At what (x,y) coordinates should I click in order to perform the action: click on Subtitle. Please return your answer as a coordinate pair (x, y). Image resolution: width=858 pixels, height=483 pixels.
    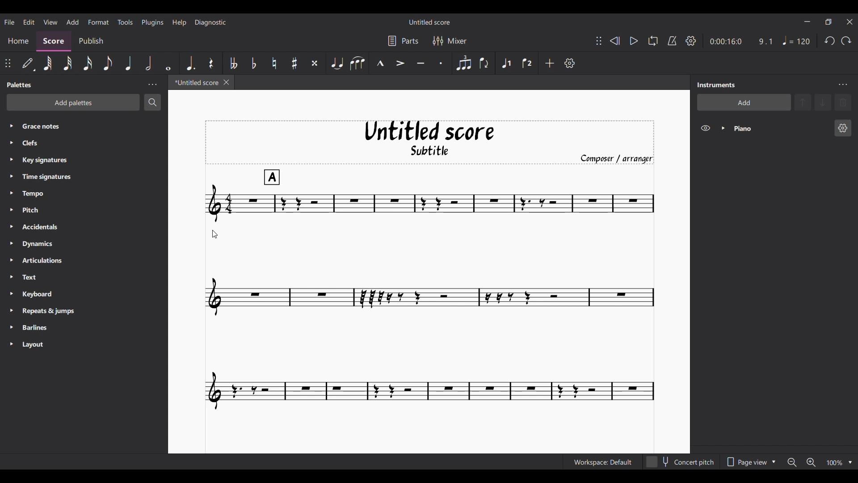
    Looking at the image, I should click on (439, 150).